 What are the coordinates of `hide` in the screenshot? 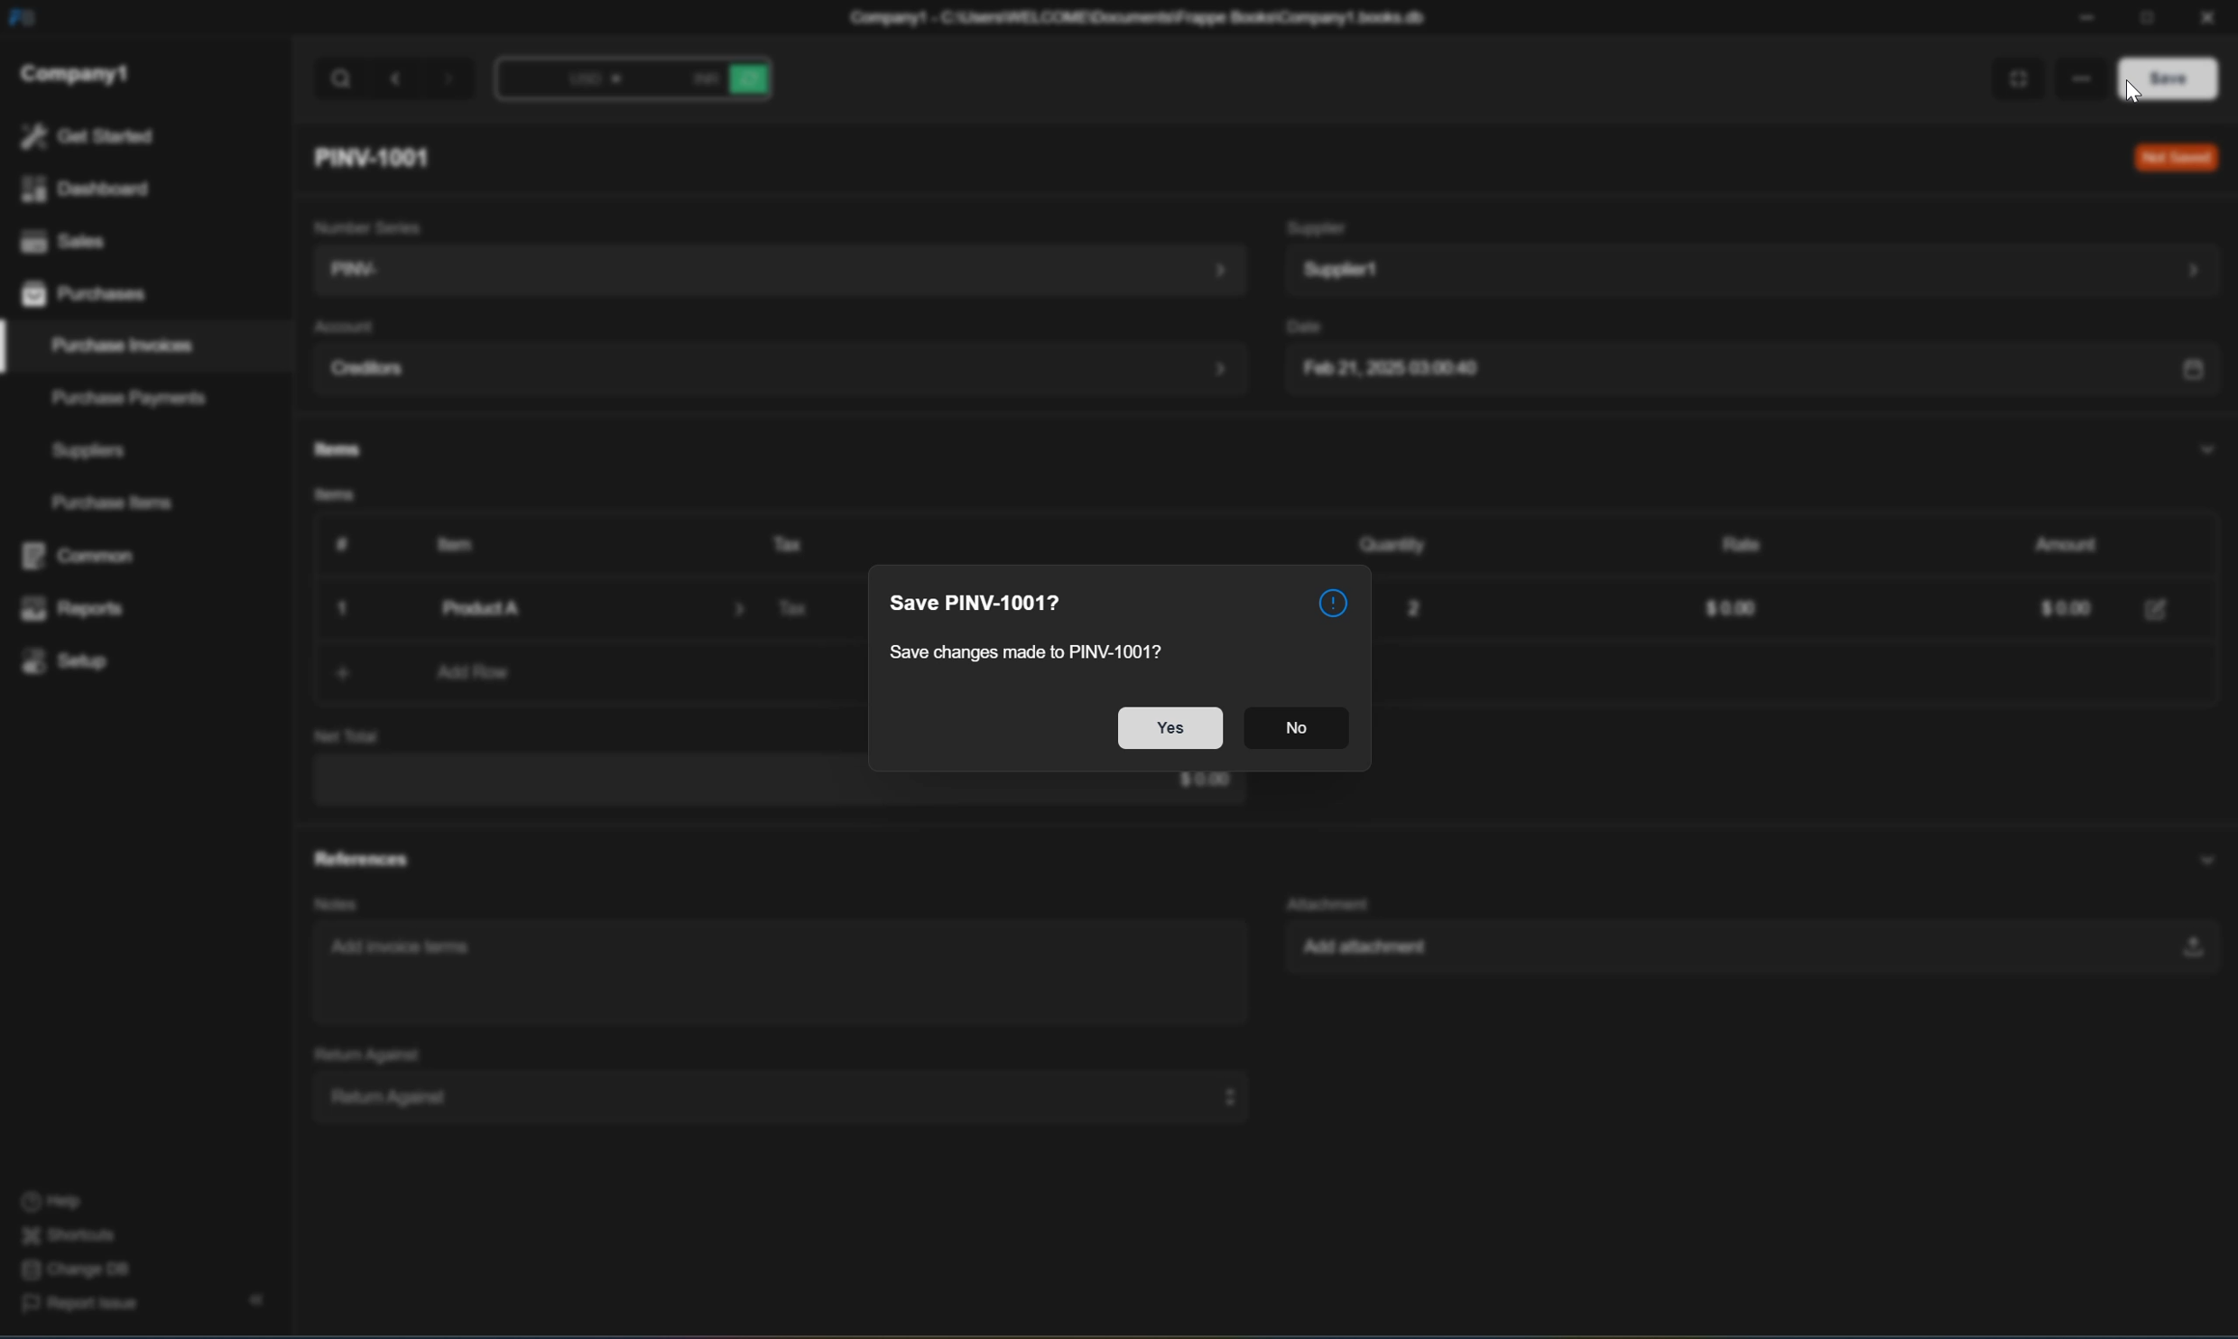 It's located at (252, 1301).